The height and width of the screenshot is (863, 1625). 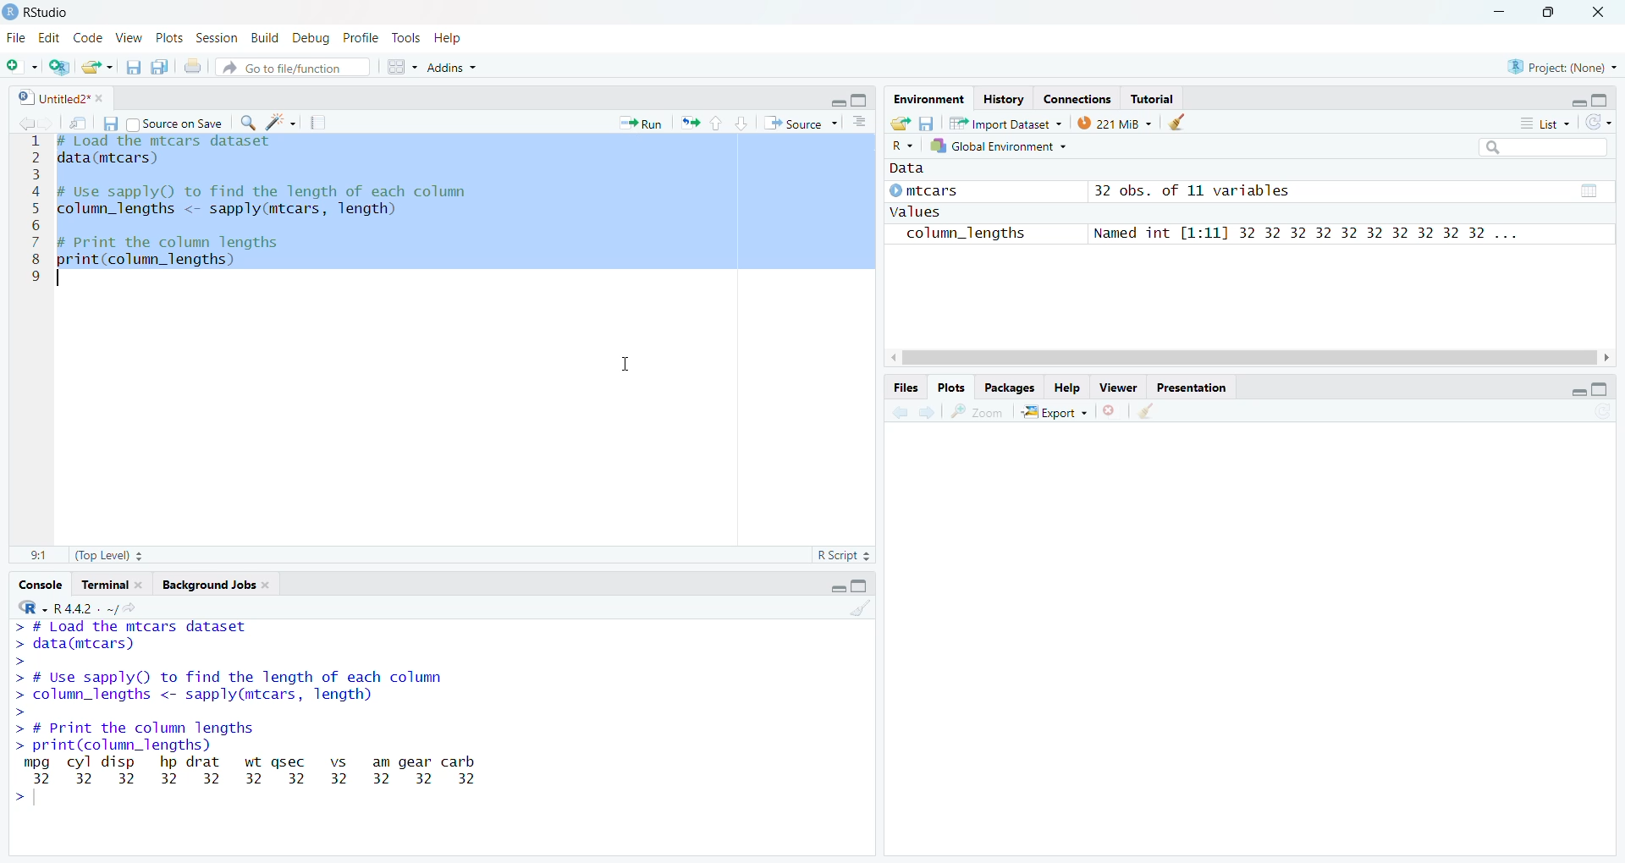 What do you see at coordinates (1601, 14) in the screenshot?
I see `Close` at bounding box center [1601, 14].